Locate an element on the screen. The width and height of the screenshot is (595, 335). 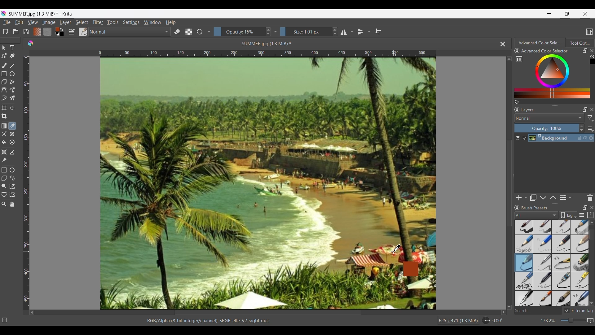
Vertical scale is located at coordinates (27, 182).